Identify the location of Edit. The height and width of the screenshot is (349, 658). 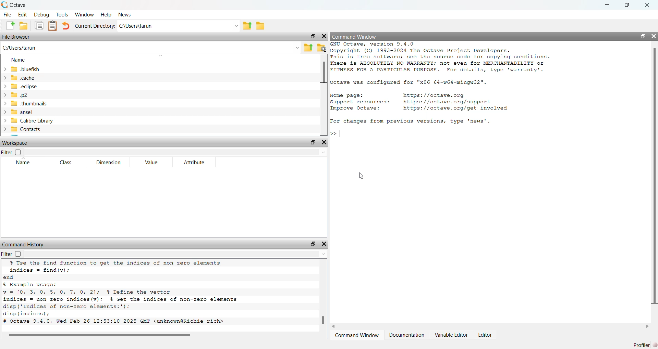
(22, 15).